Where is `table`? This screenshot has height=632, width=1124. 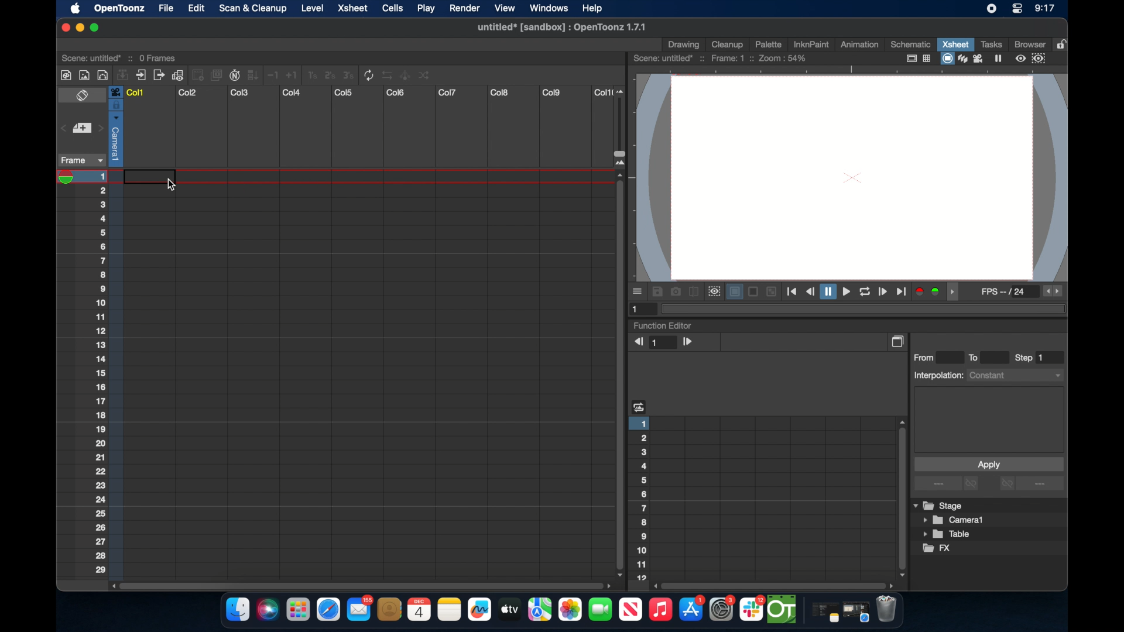
table is located at coordinates (947, 535).